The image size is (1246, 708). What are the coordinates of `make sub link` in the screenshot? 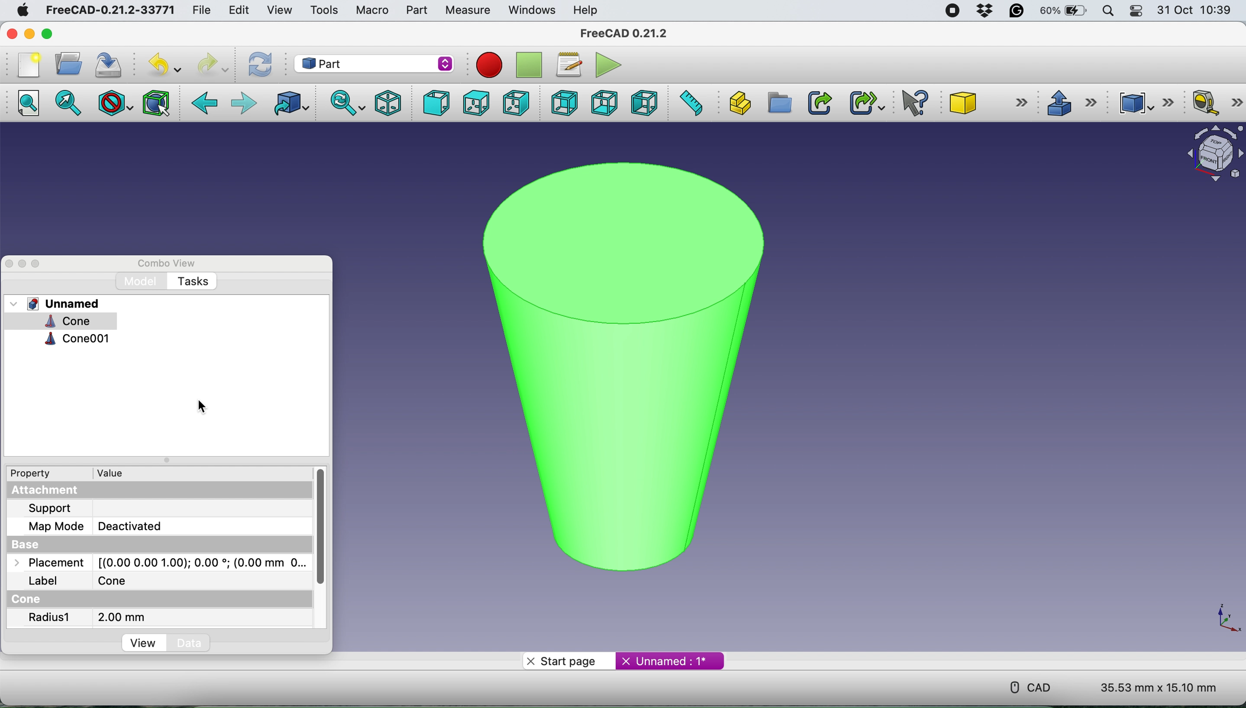 It's located at (866, 103).